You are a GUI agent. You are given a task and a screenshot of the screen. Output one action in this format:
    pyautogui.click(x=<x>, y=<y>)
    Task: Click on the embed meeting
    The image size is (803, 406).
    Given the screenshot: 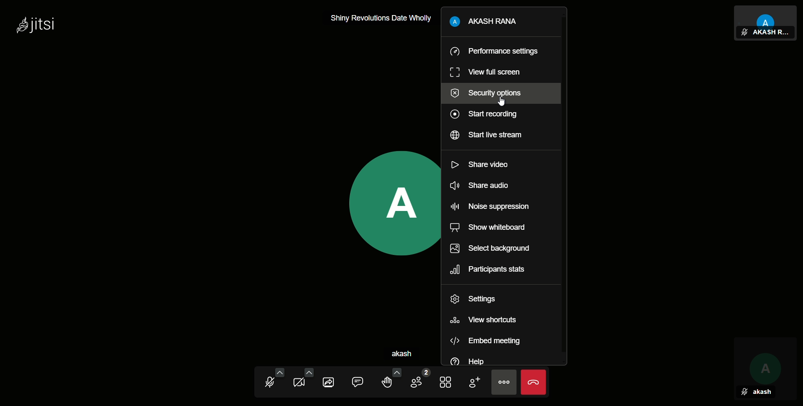 What is the action you would take?
    pyautogui.click(x=486, y=342)
    